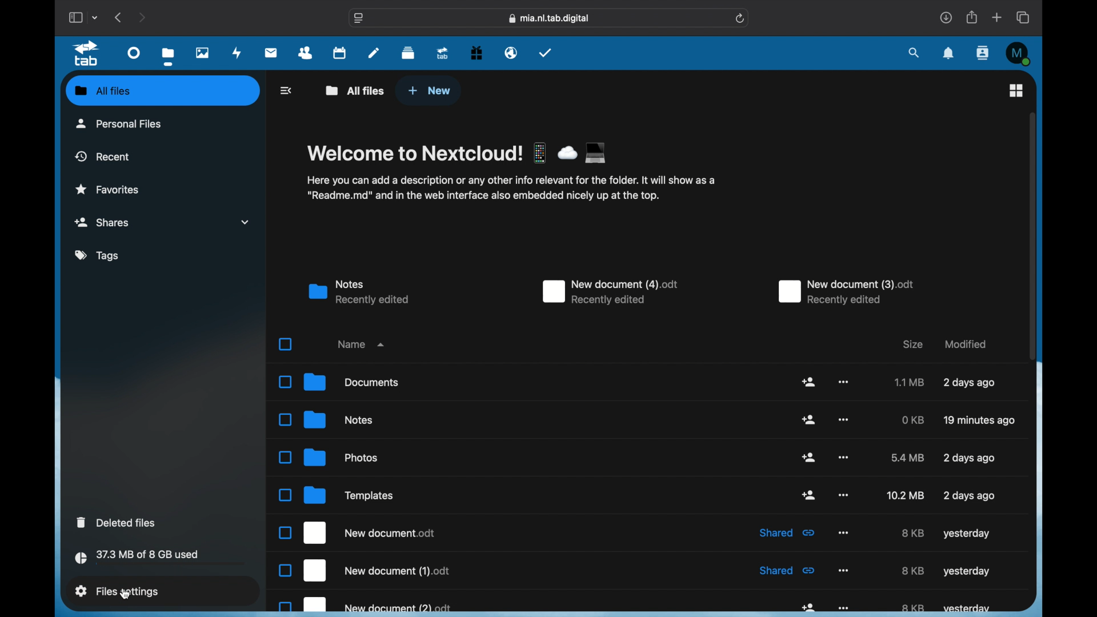 The image size is (1097, 617). I want to click on size, so click(904, 495).